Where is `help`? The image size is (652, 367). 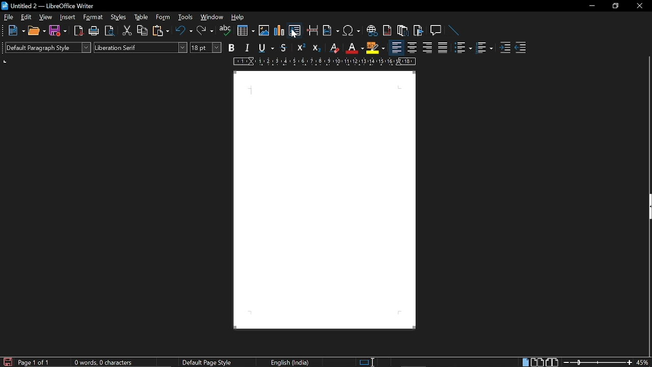
help is located at coordinates (239, 19).